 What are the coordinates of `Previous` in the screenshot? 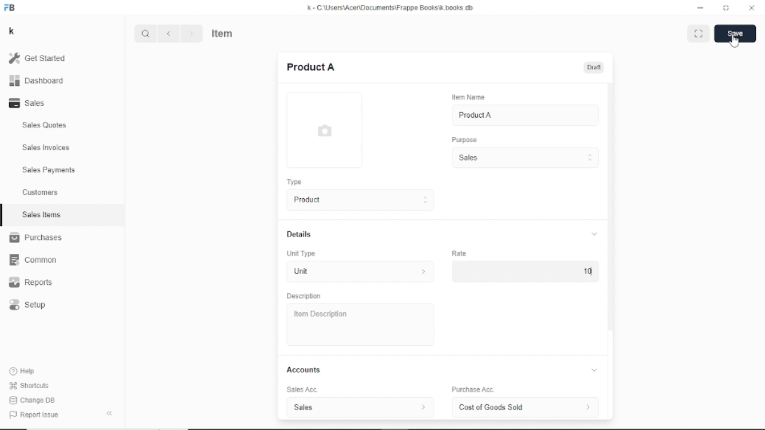 It's located at (169, 33).